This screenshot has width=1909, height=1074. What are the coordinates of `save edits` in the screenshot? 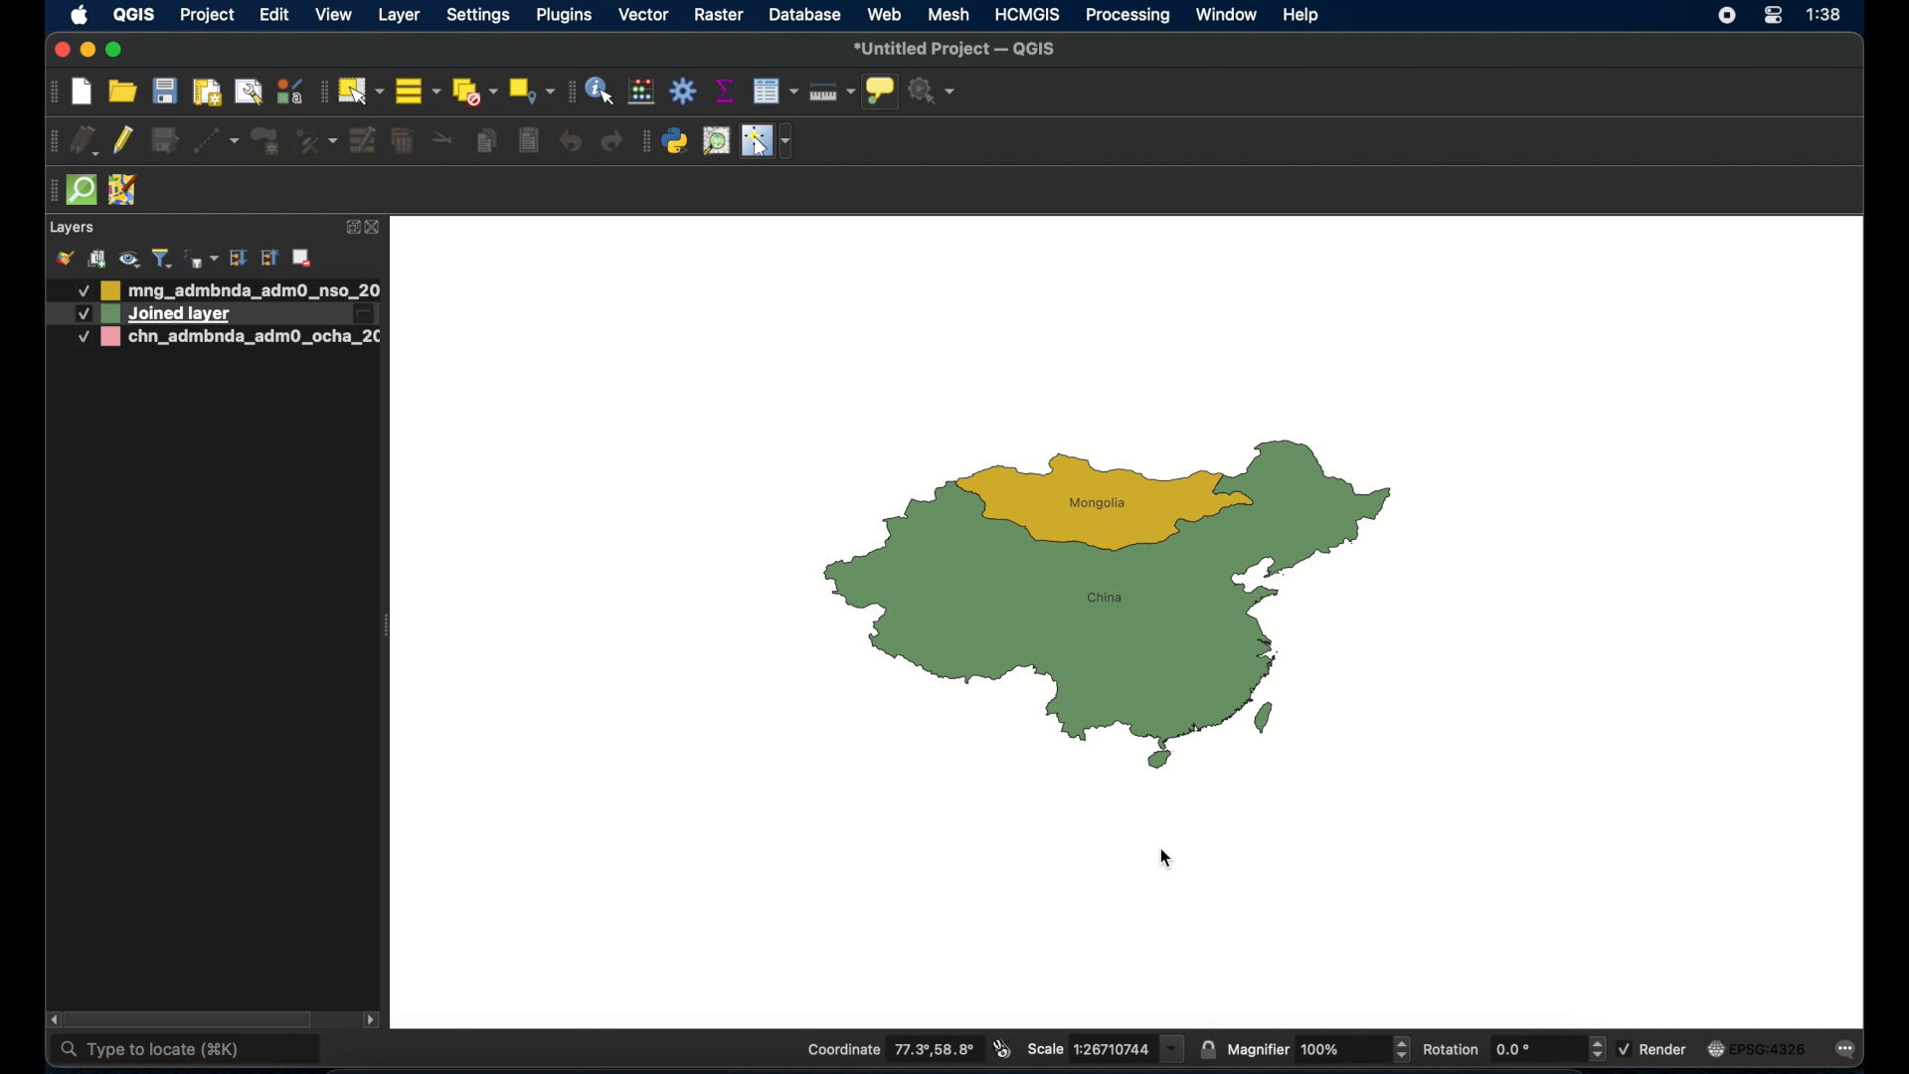 It's located at (167, 140).